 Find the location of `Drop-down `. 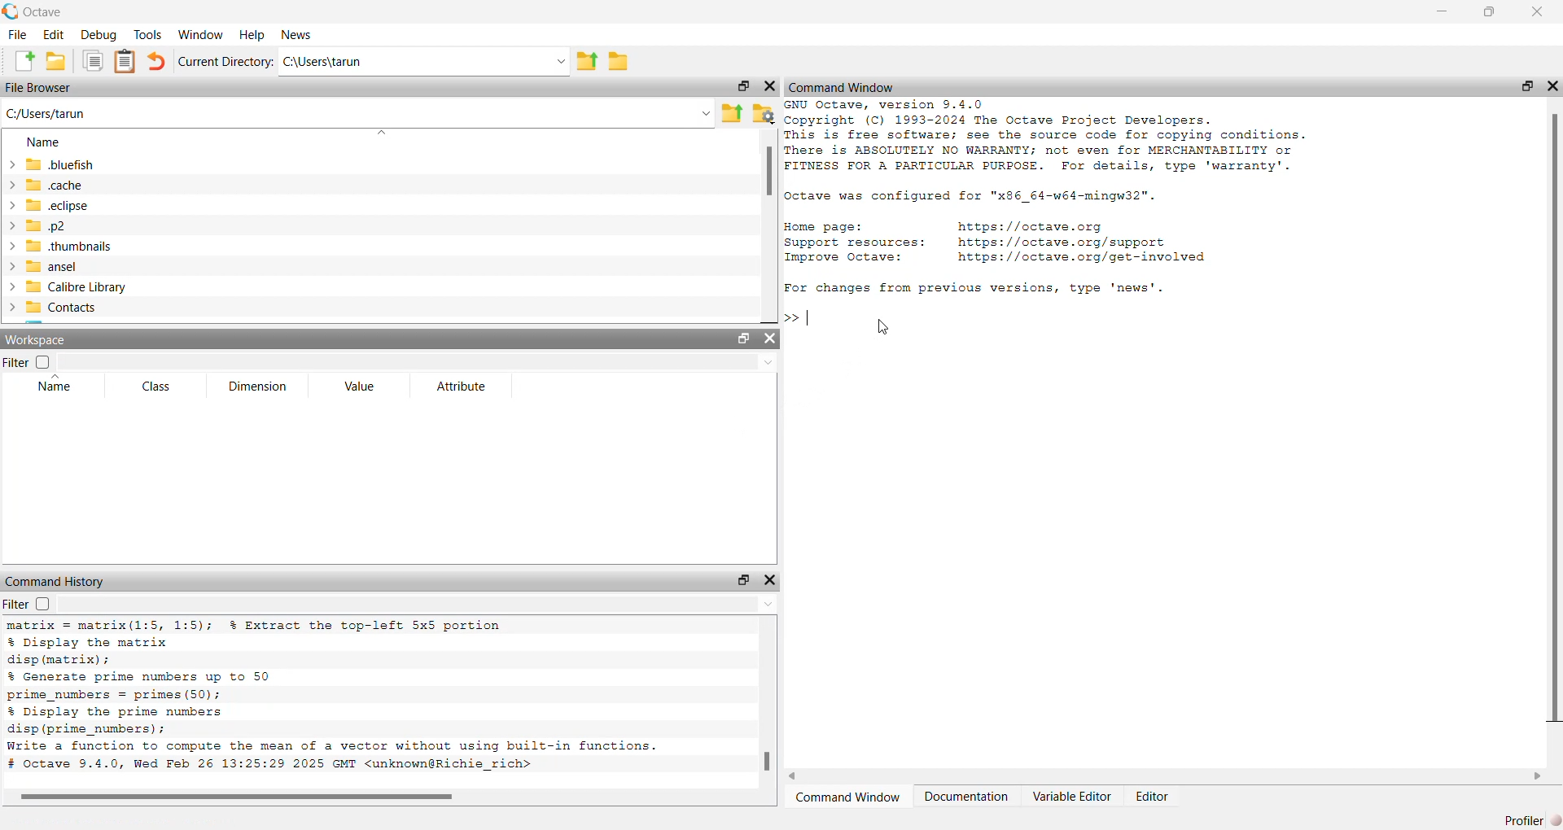

Drop-down  is located at coordinates (769, 364).